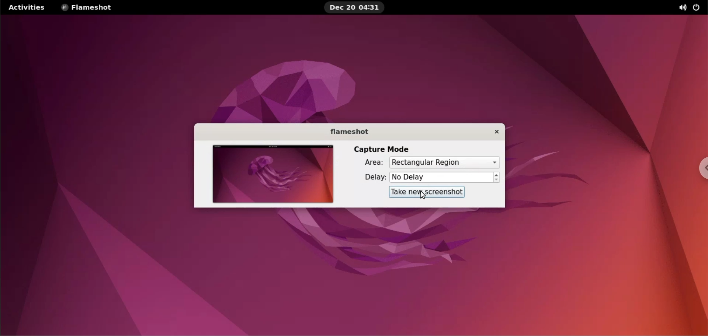 This screenshot has height=336, width=708. I want to click on capture mode , so click(385, 149).